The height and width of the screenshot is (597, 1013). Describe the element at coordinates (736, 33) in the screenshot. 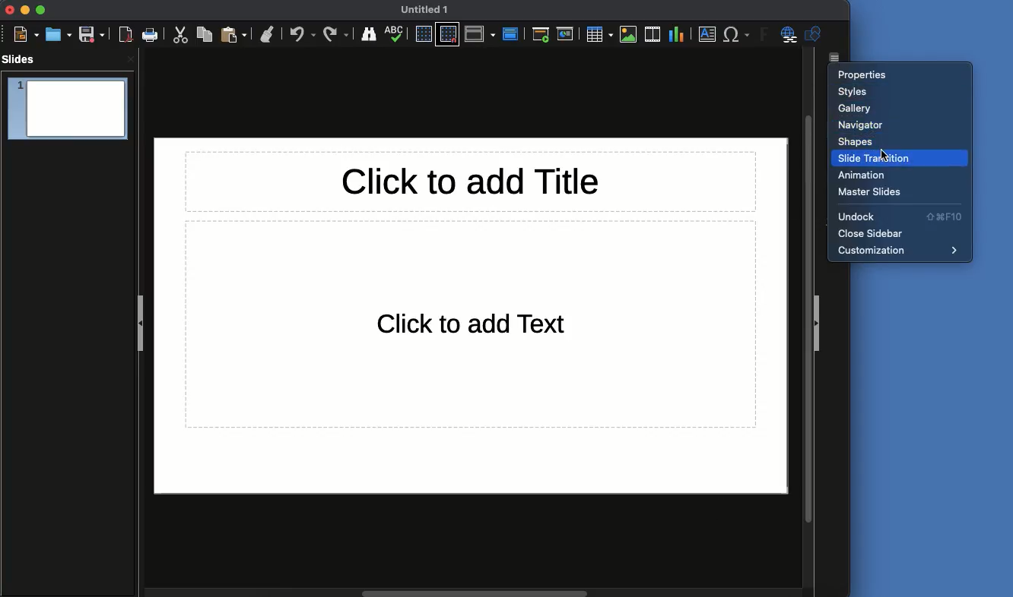

I see `Special characters` at that location.